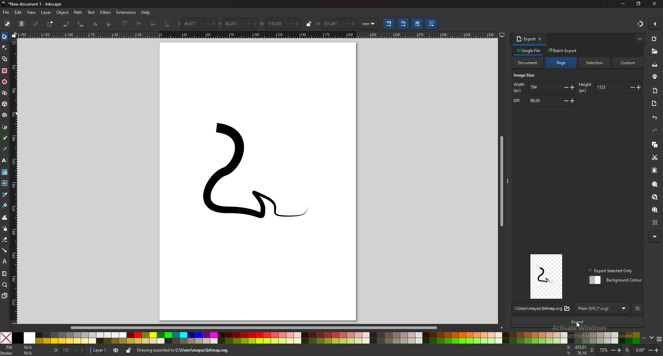  I want to click on scale stroke, so click(388, 23).